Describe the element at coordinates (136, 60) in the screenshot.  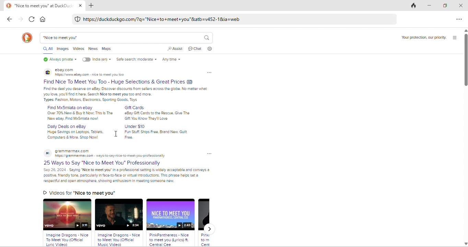
I see `safe search` at that location.